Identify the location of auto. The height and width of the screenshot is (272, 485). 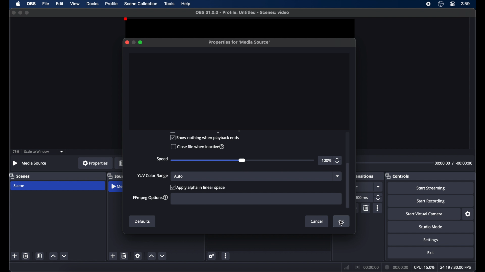
(179, 176).